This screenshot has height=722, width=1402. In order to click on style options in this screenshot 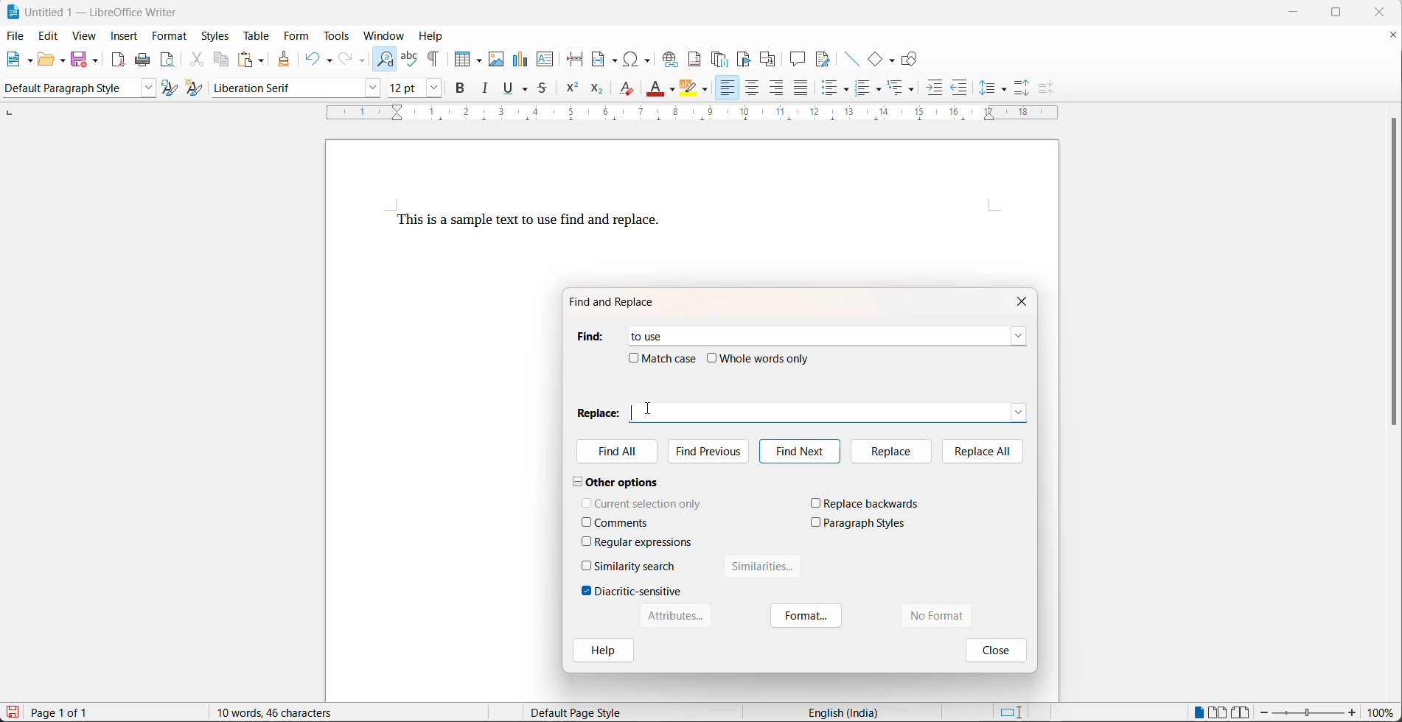, I will do `click(144, 88)`.